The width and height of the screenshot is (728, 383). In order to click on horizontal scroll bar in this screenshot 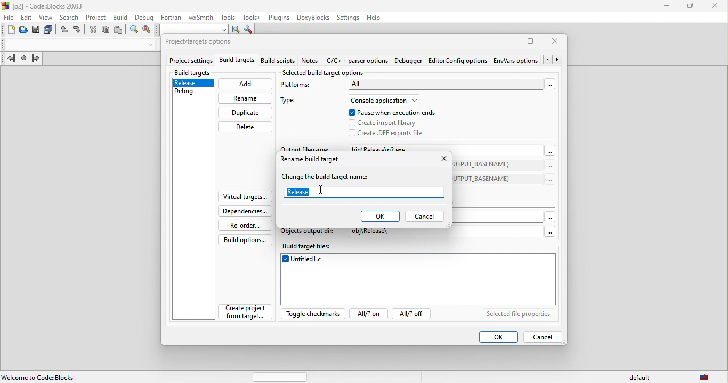, I will do `click(280, 376)`.